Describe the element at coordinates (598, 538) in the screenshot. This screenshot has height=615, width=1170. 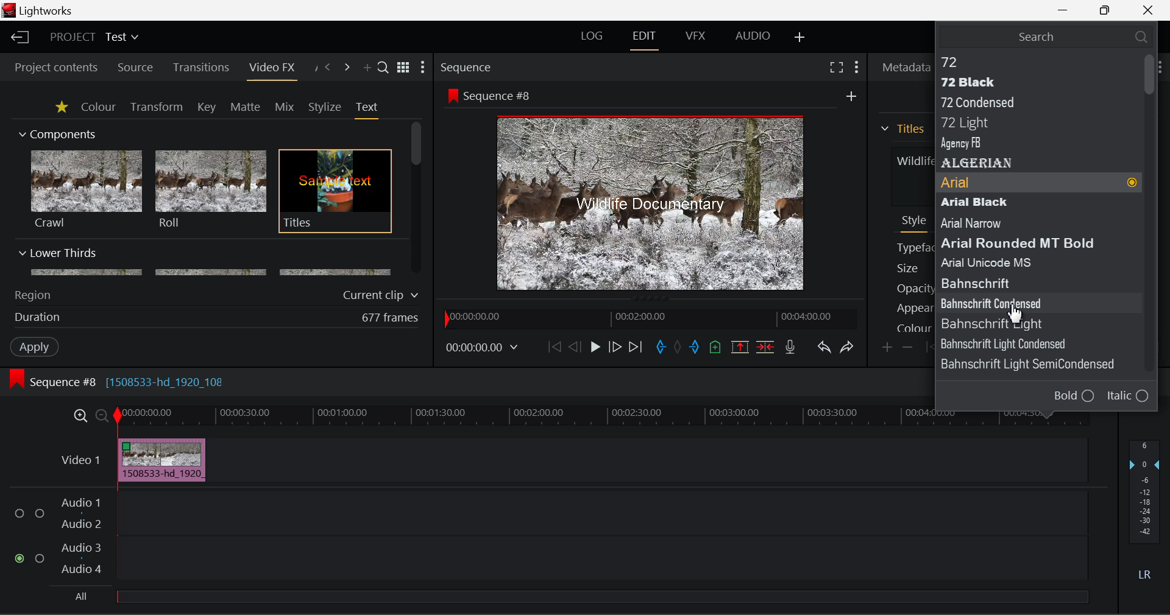
I see `Audio Input` at that location.